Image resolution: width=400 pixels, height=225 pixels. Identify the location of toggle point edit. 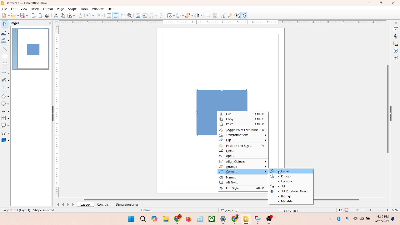
(242, 130).